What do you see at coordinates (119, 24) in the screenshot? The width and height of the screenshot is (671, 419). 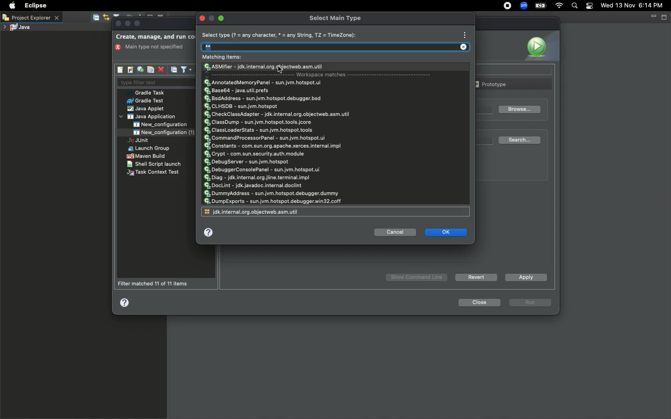 I see `Close` at bounding box center [119, 24].